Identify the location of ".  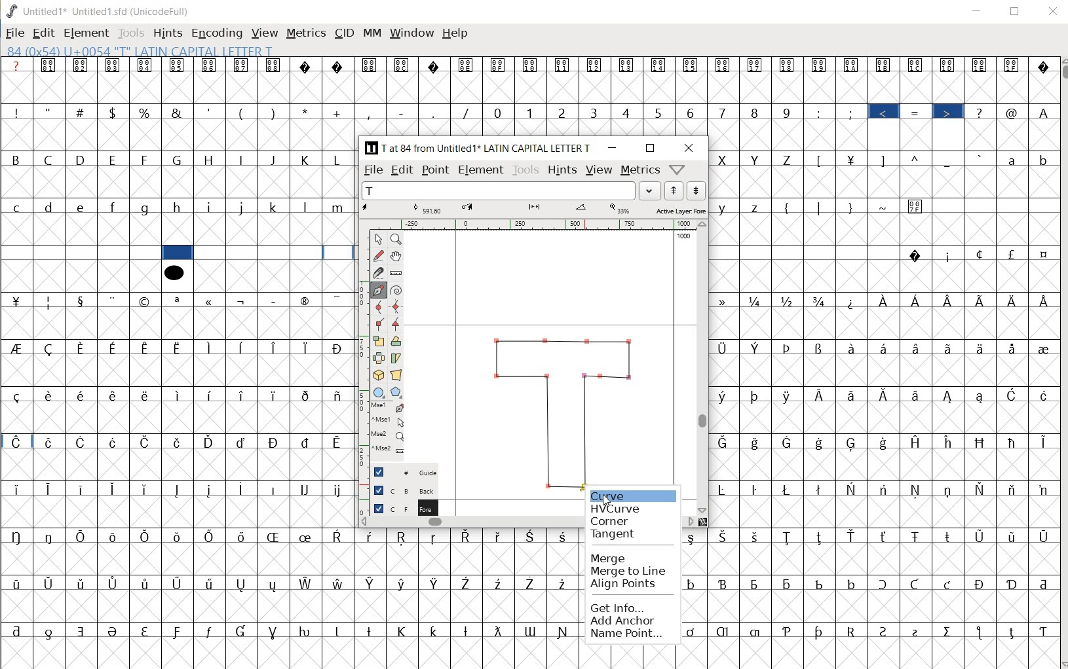
(50, 111).